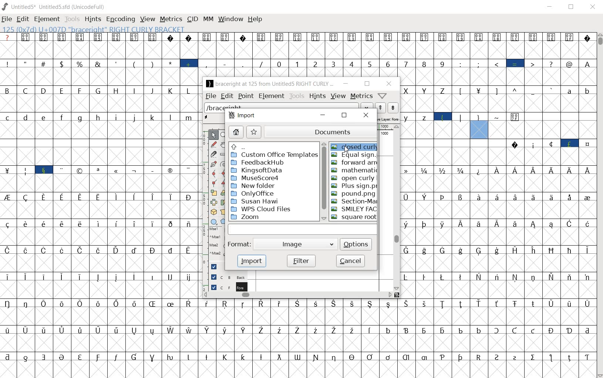  I want to click on glyph characters, so click(397, 55).